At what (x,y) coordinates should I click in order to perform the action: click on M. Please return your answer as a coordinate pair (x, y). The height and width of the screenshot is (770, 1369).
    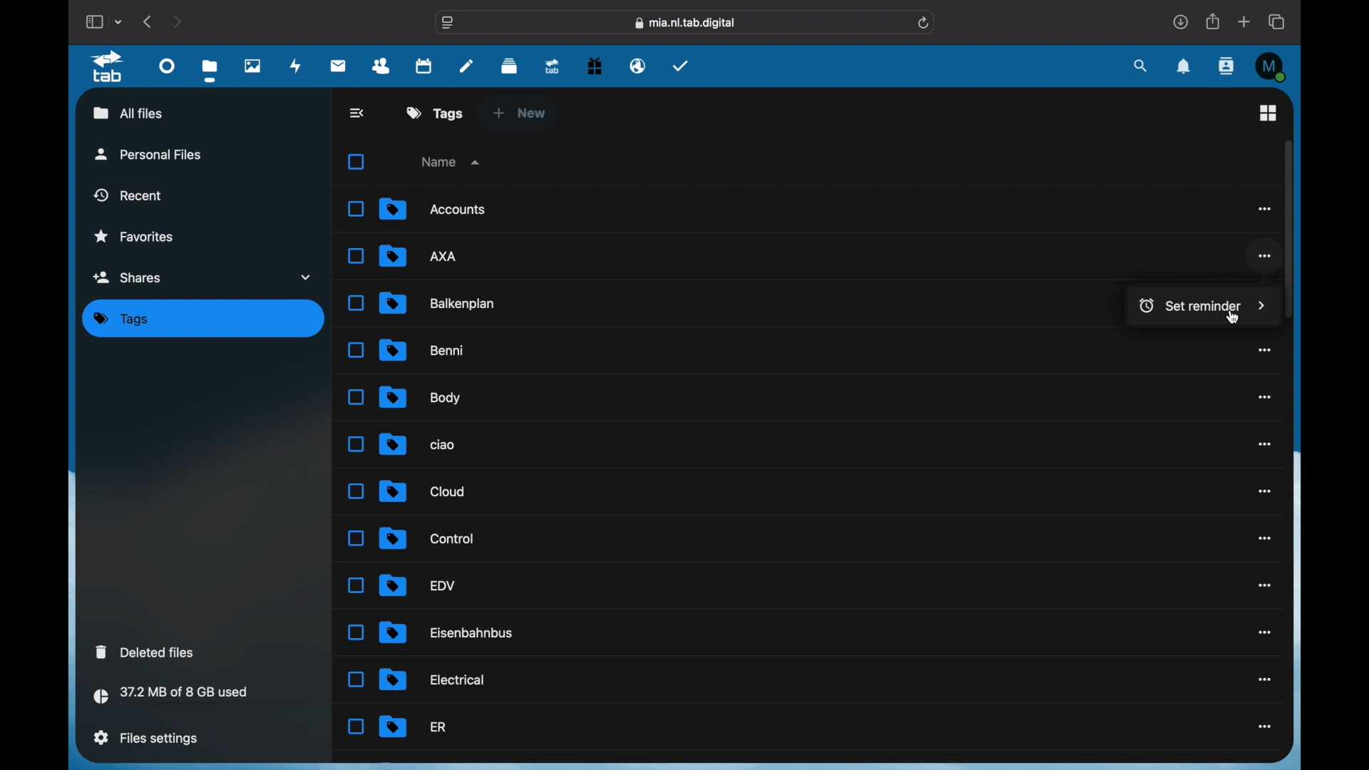
    Looking at the image, I should click on (1272, 67).